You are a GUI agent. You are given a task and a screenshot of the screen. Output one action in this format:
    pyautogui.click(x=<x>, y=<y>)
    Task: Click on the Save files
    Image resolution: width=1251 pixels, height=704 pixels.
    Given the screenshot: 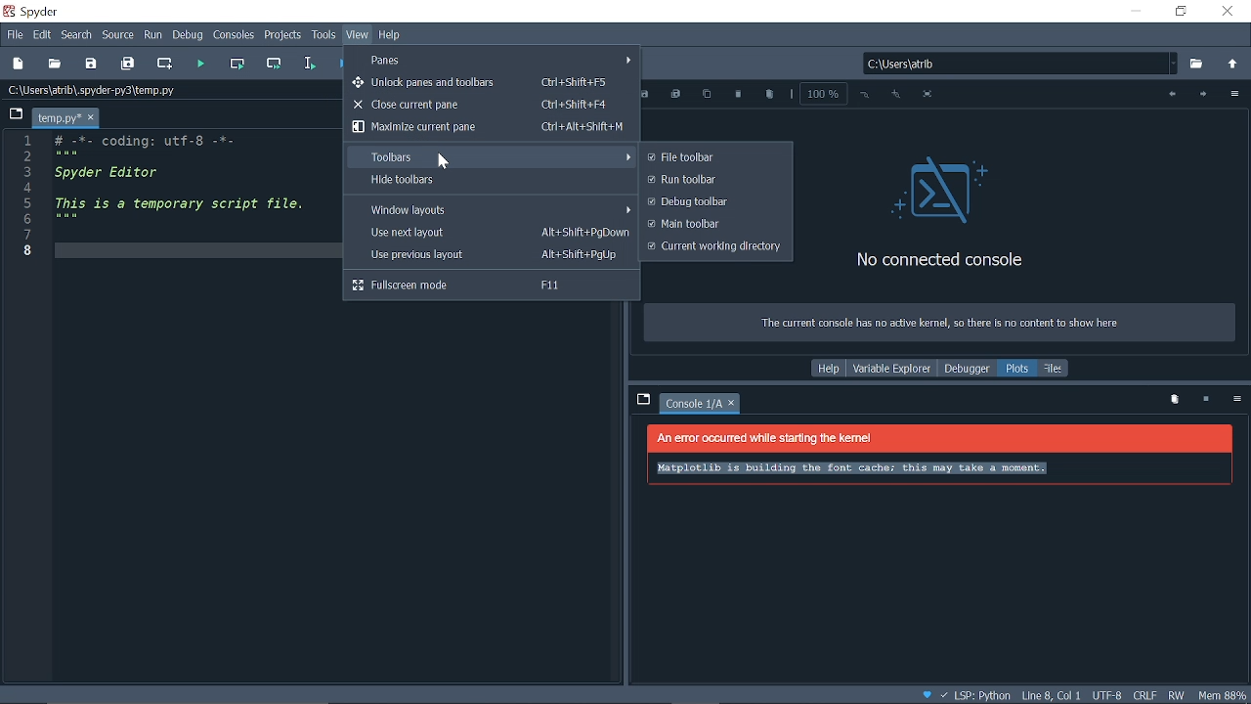 What is the action you would take?
    pyautogui.click(x=92, y=63)
    